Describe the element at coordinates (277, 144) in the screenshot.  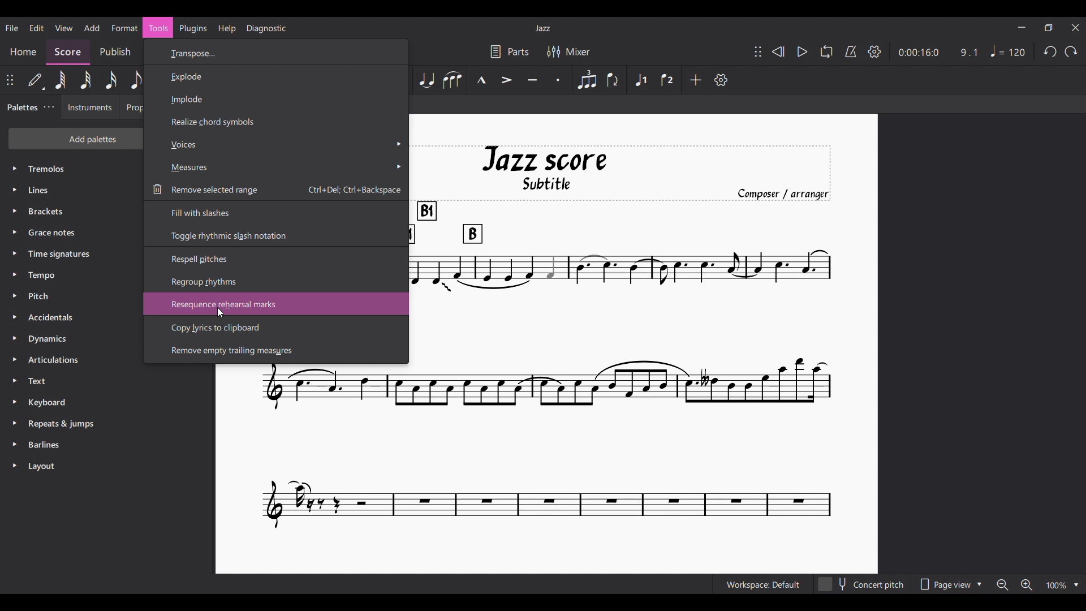
I see `Voices options` at that location.